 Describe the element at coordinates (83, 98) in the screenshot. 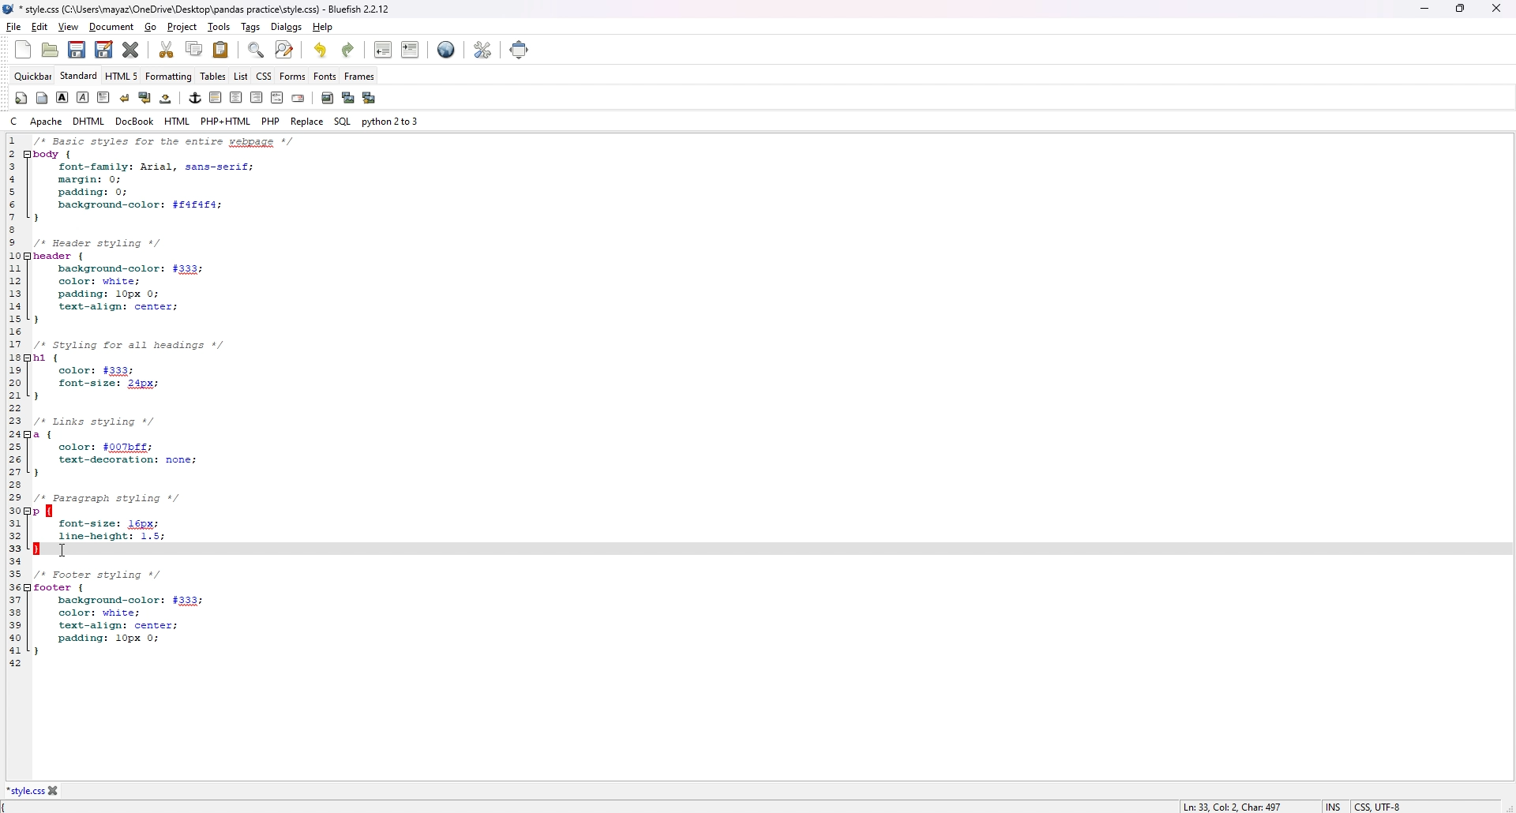

I see `italic` at that location.